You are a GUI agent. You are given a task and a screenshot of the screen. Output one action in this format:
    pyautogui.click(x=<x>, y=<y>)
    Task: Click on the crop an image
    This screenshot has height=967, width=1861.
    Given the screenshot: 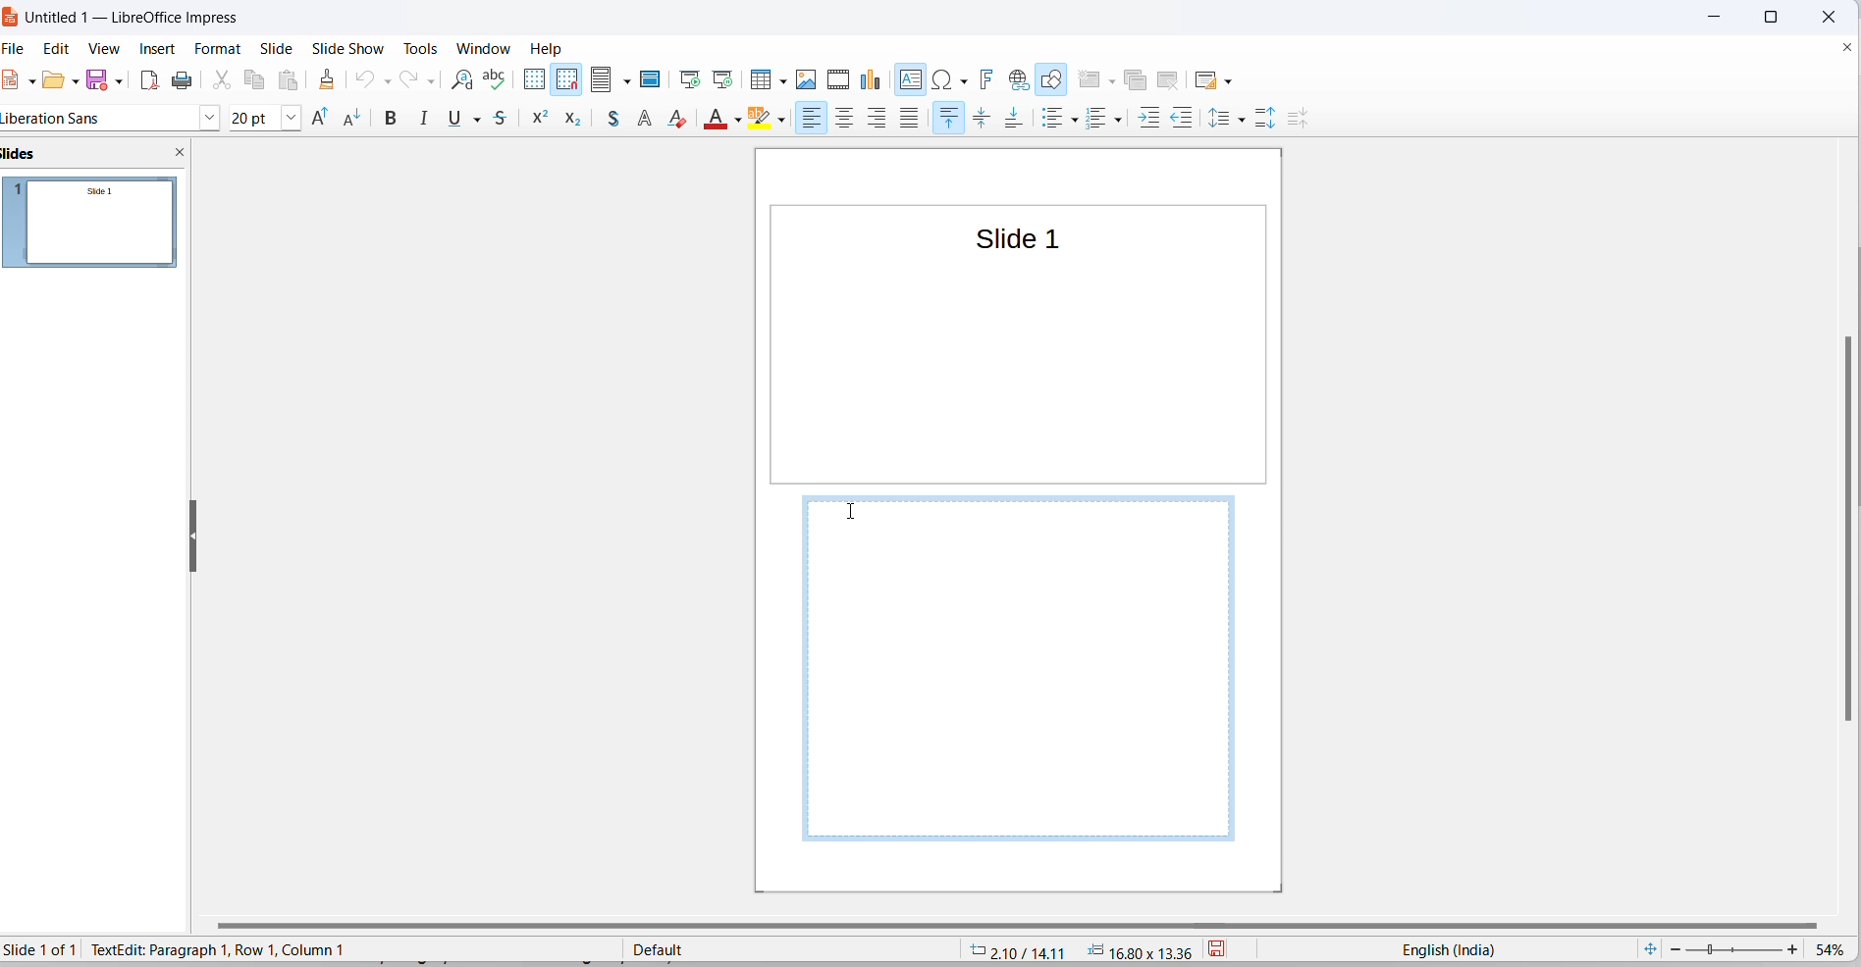 What is the action you would take?
    pyautogui.click(x=930, y=121)
    